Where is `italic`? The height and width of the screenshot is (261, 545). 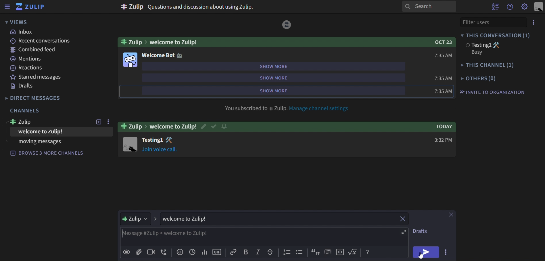
italic is located at coordinates (258, 252).